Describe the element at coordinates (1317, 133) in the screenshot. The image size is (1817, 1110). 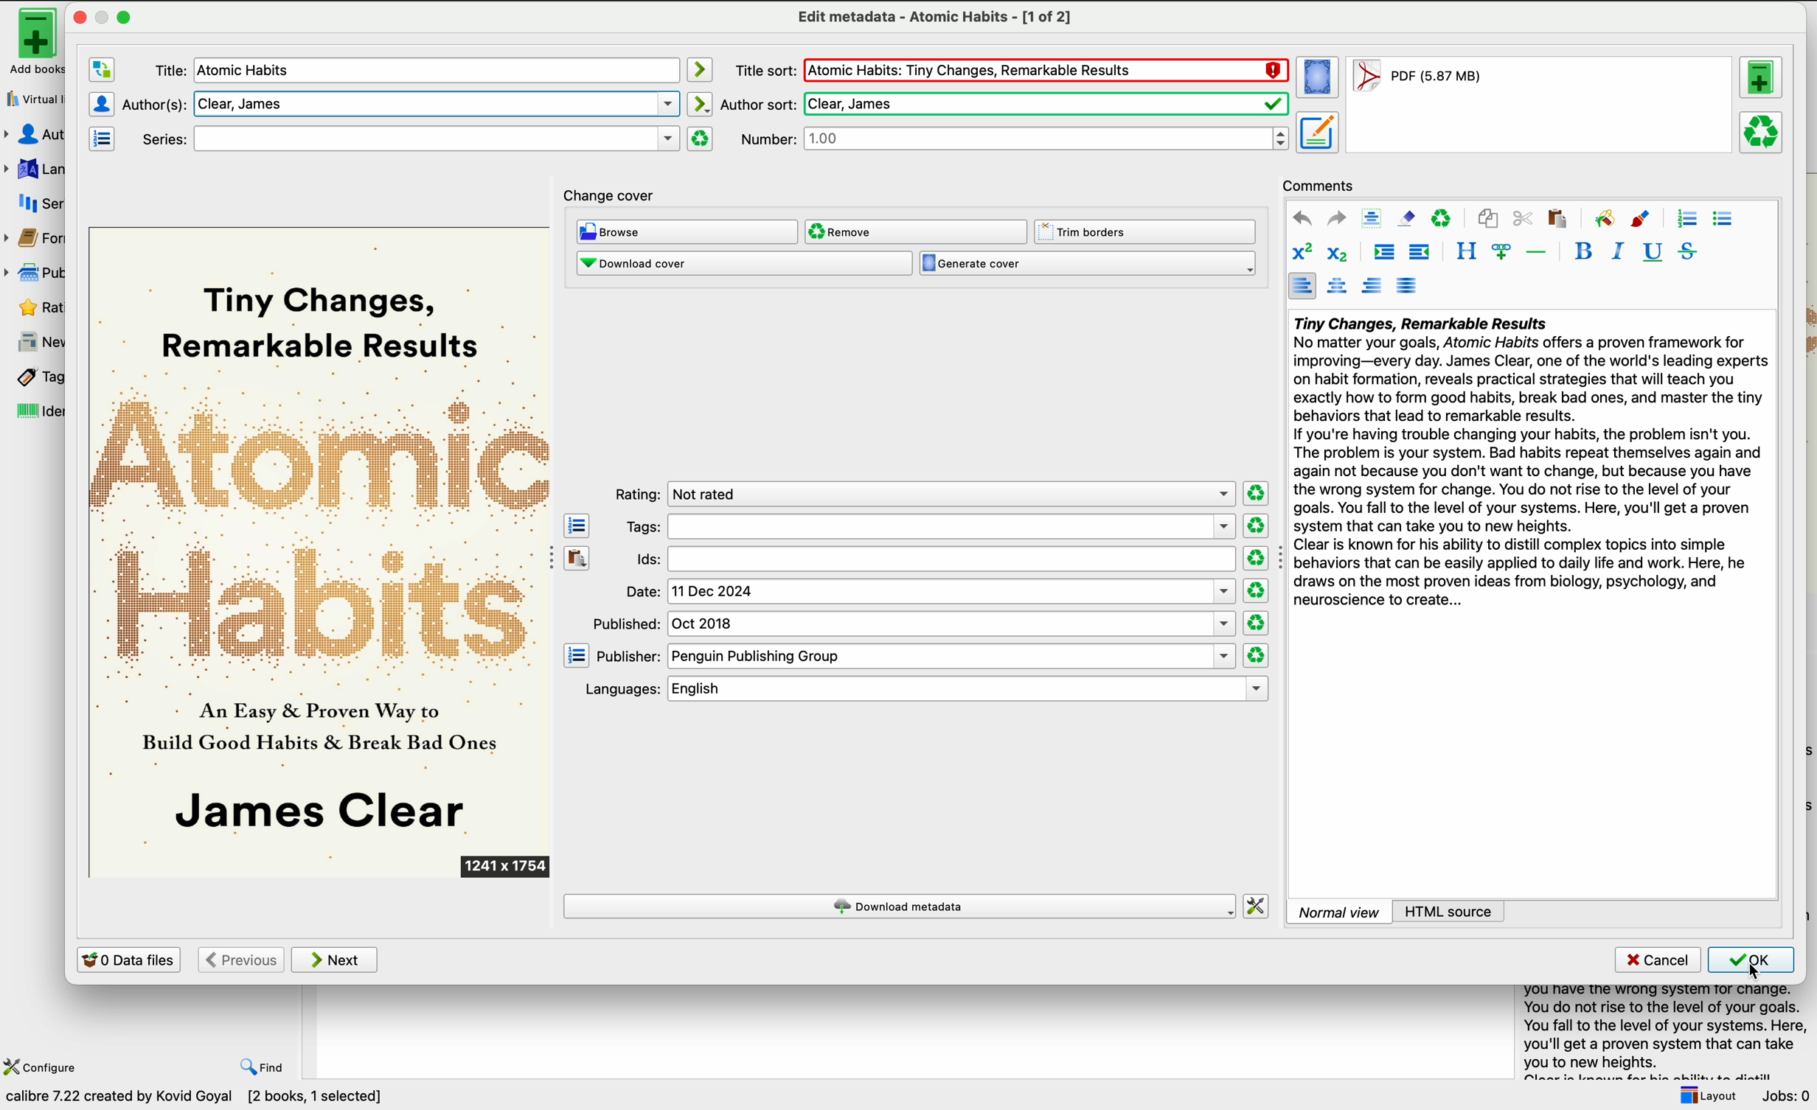
I see `set metadata for the book from the selected format` at that location.